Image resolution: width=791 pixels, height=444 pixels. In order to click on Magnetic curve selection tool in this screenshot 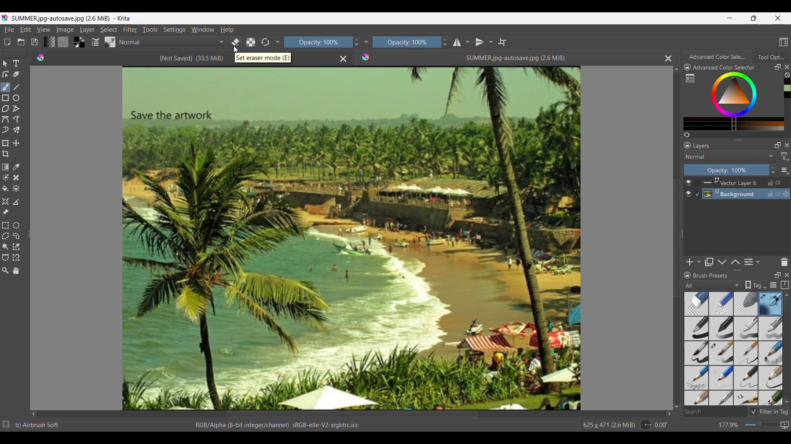, I will do `click(16, 257)`.